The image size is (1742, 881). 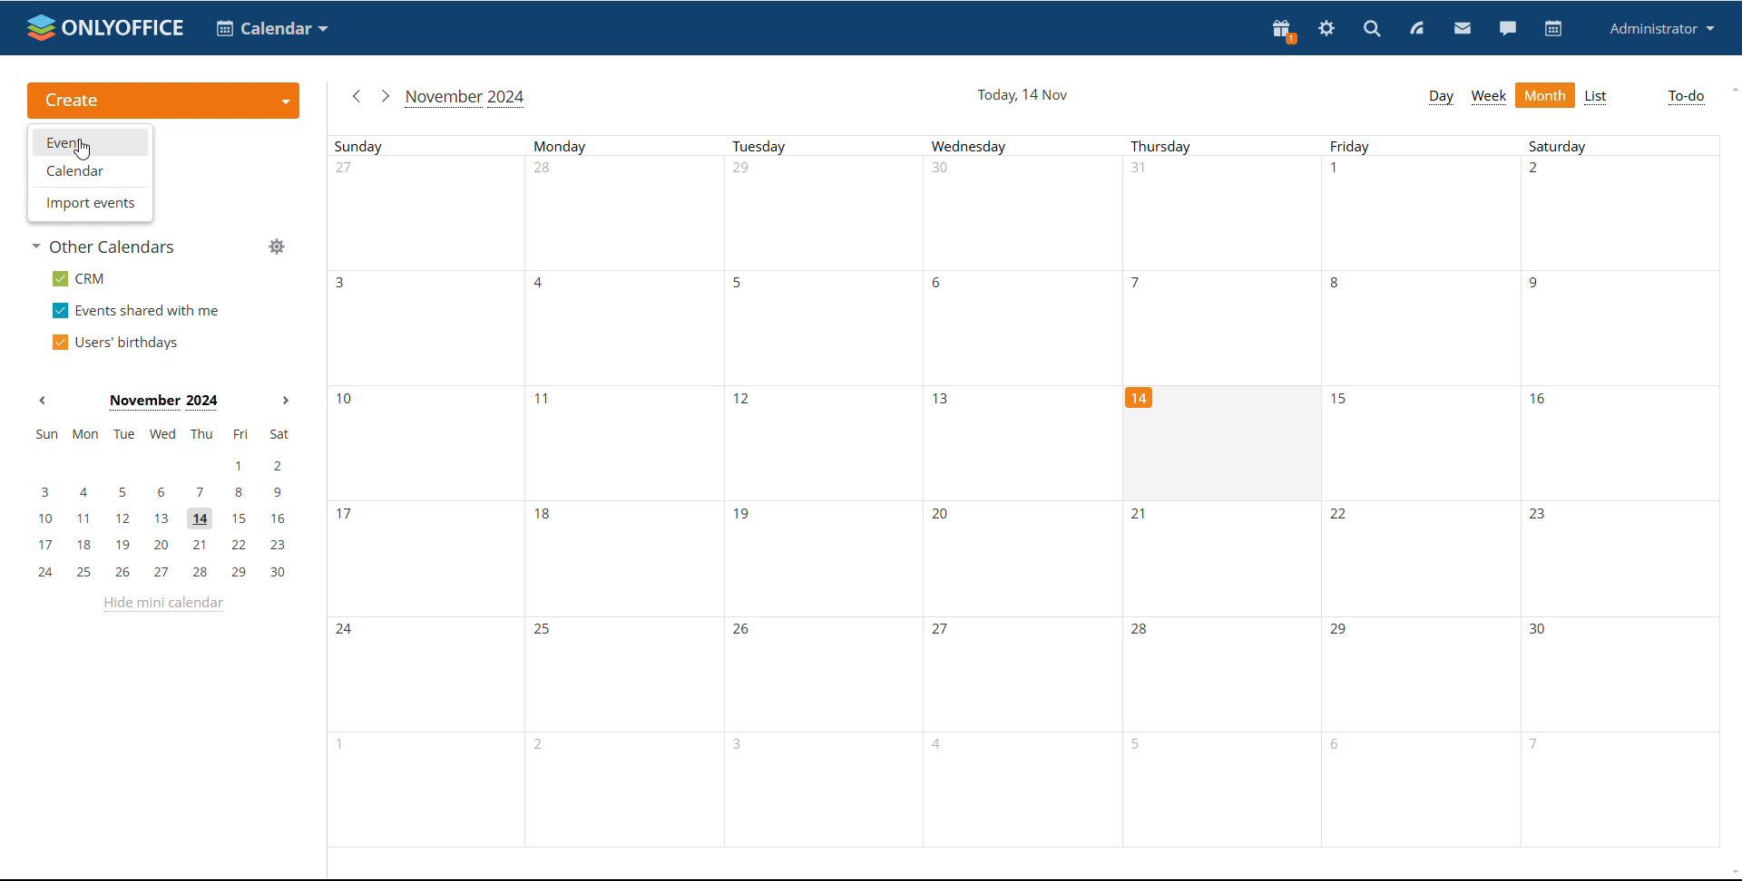 I want to click on 1, 2, so click(x=160, y=466).